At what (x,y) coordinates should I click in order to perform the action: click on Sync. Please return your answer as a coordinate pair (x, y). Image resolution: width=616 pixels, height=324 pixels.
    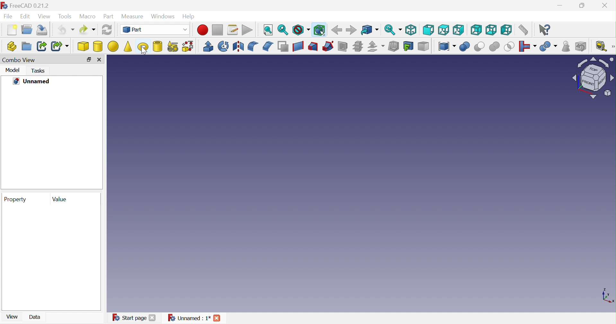
    Looking at the image, I should click on (393, 30).